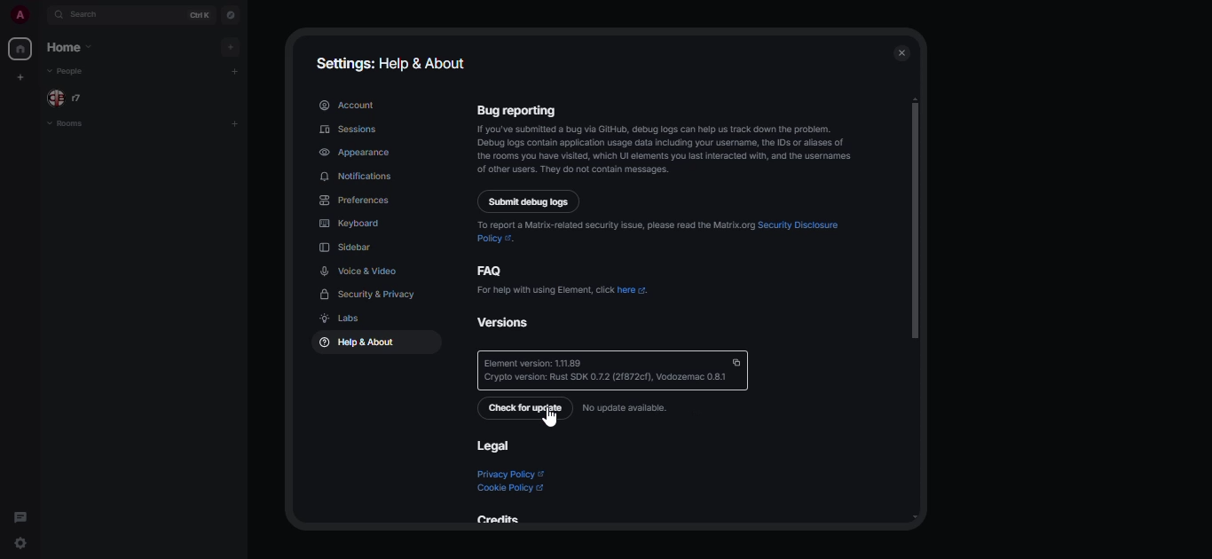  Describe the element at coordinates (230, 46) in the screenshot. I see `add` at that location.